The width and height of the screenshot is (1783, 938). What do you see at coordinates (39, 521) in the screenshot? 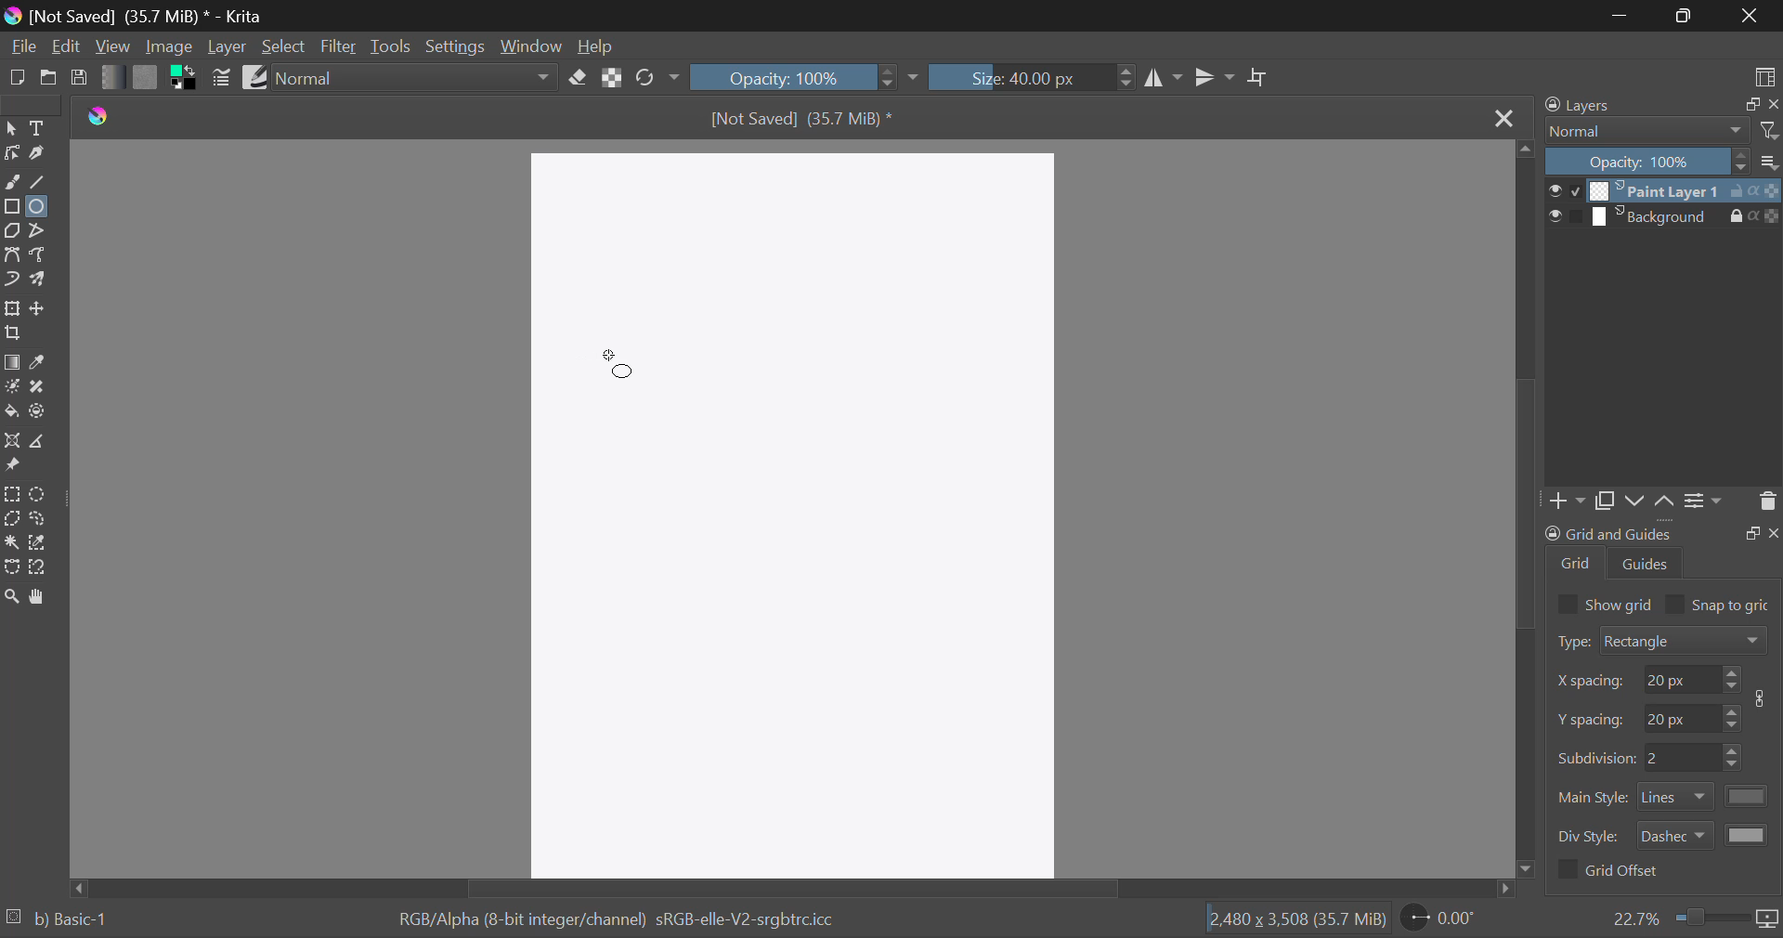
I see `Freehand Selection` at bounding box center [39, 521].